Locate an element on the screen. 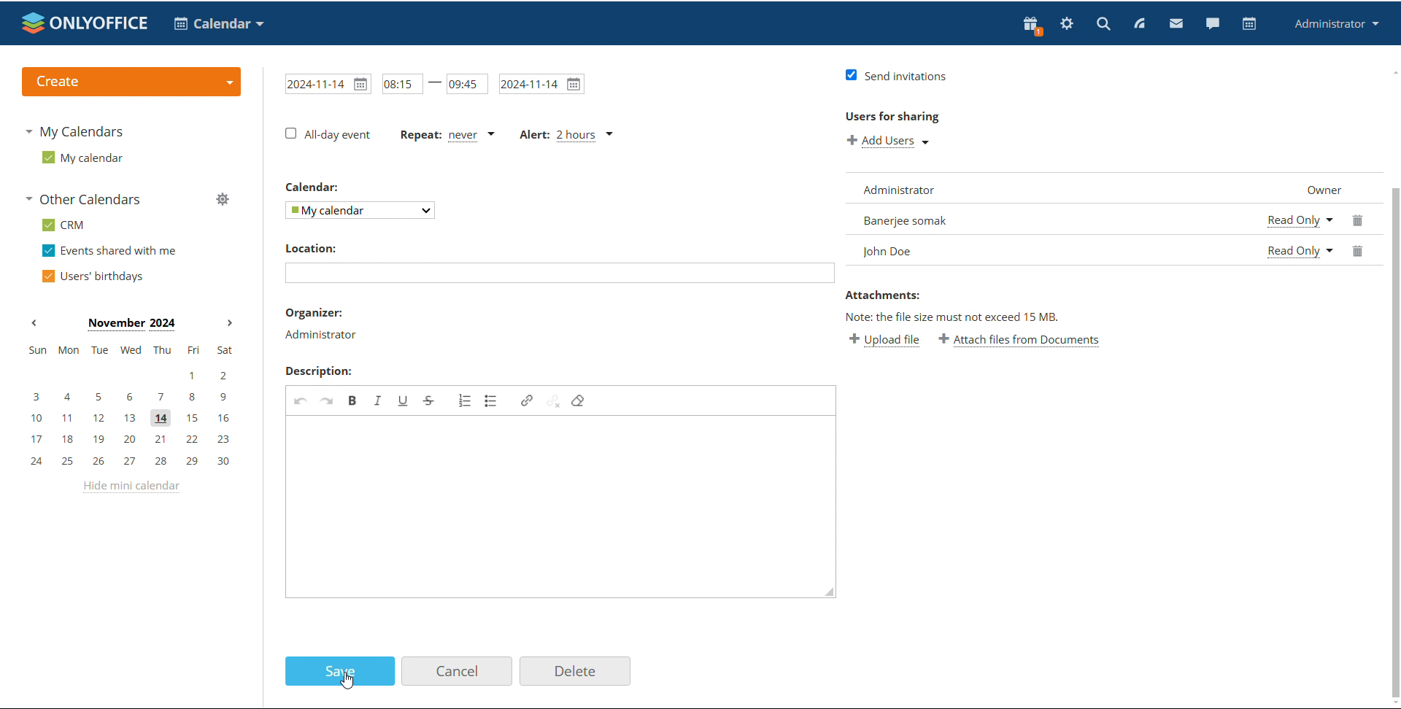 This screenshot has height=709, width=1401. hide mini calendar is located at coordinates (134, 489).